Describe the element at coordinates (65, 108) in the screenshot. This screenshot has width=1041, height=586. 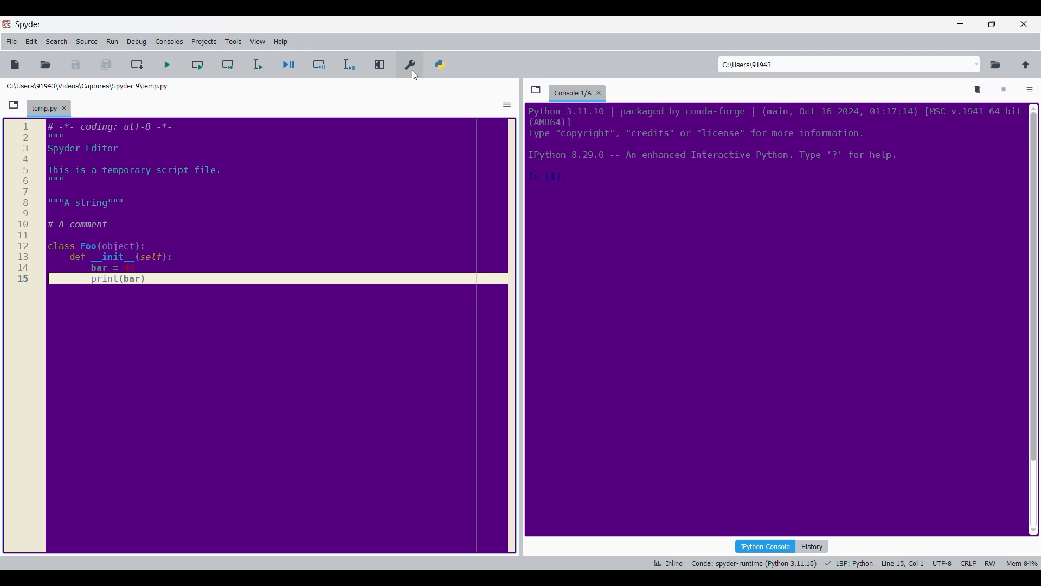
I see `Close tab` at that location.